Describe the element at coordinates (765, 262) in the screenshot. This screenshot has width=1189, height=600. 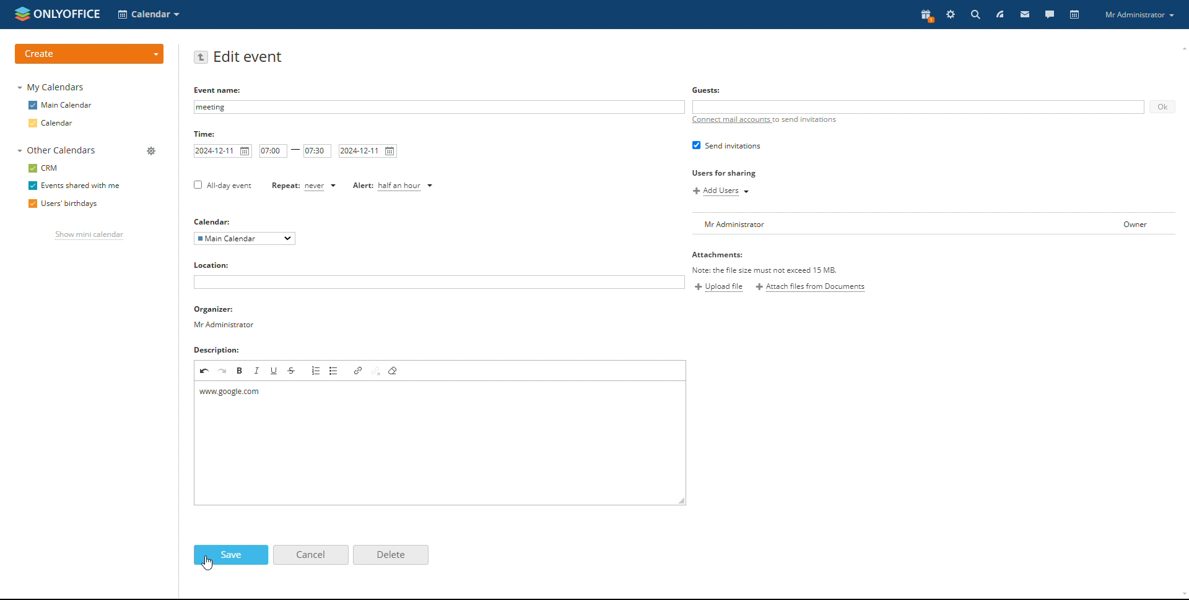
I see `Attachments:` at that location.